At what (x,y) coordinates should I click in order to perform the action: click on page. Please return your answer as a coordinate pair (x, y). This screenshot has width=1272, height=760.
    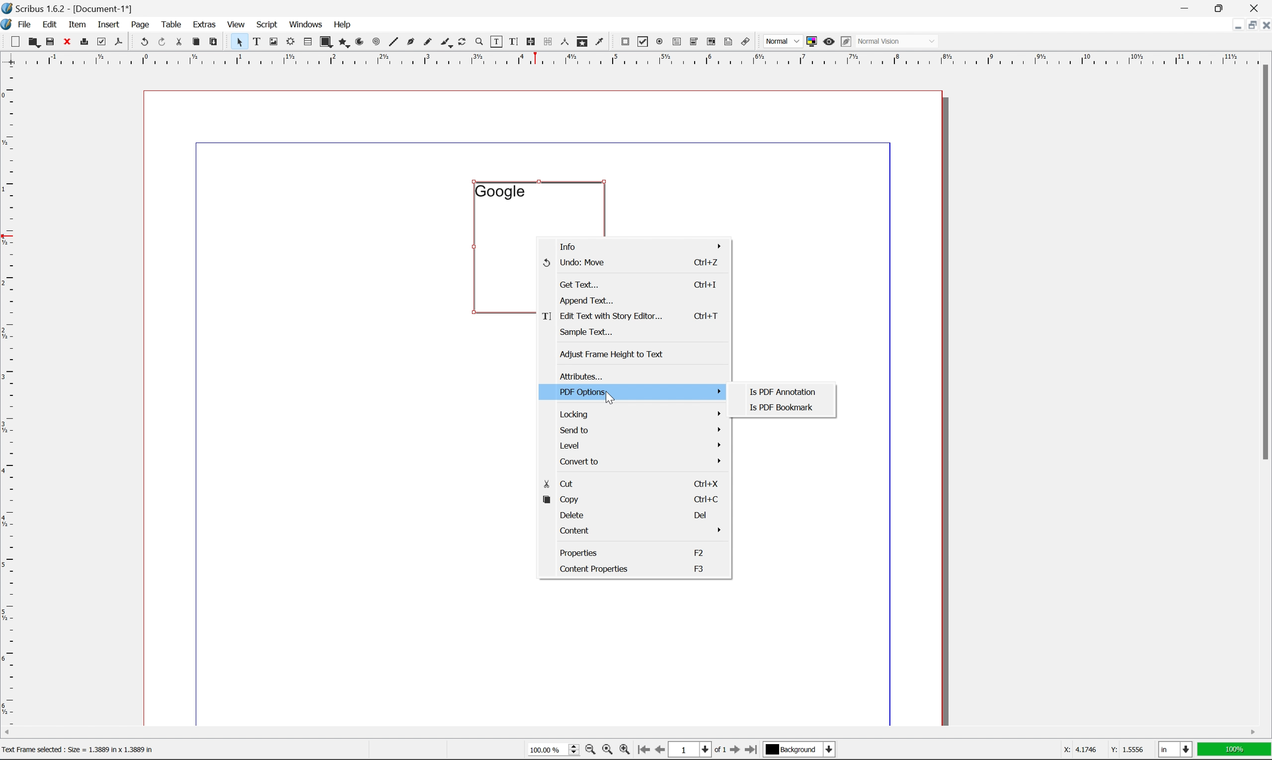
    Looking at the image, I should click on (140, 24).